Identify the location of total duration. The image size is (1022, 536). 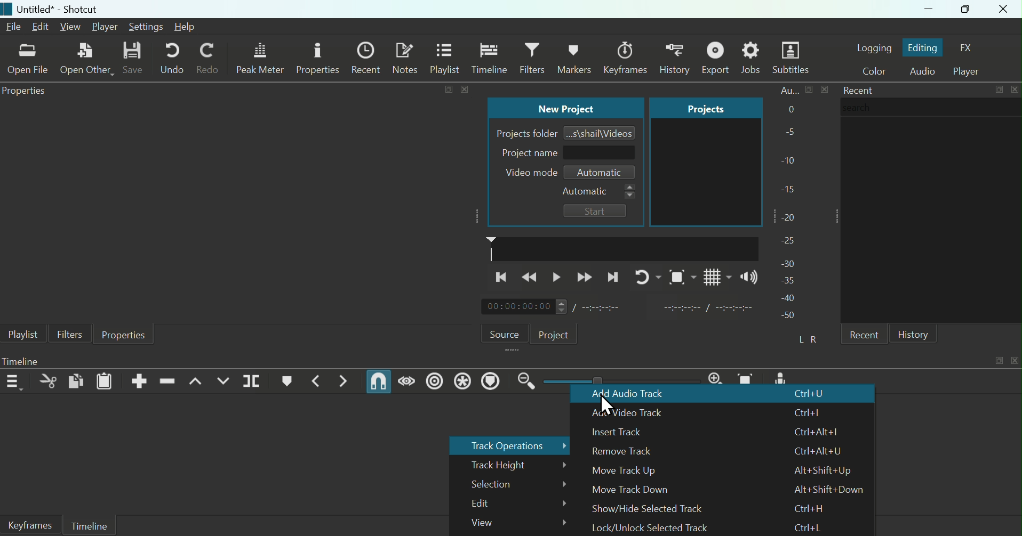
(606, 307).